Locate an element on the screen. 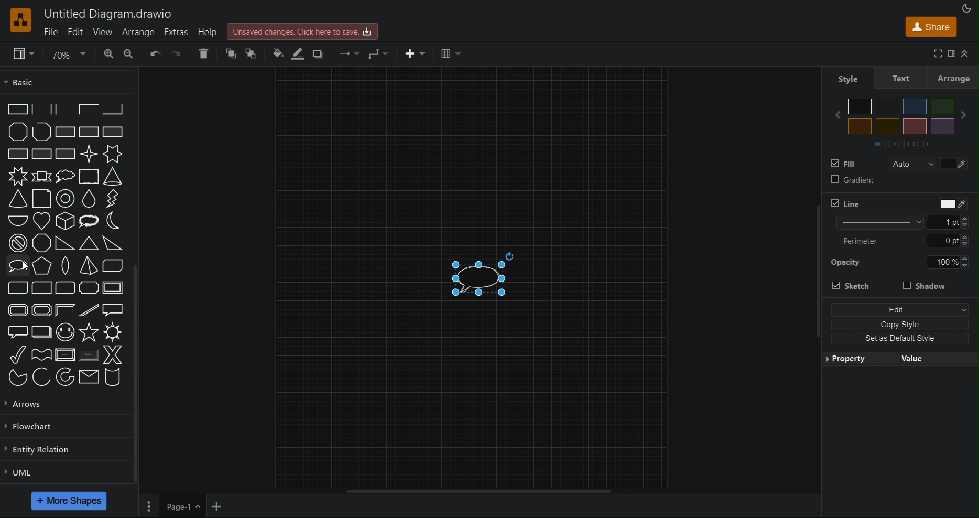 The height and width of the screenshot is (518, 979). Logo is located at coordinates (21, 19).